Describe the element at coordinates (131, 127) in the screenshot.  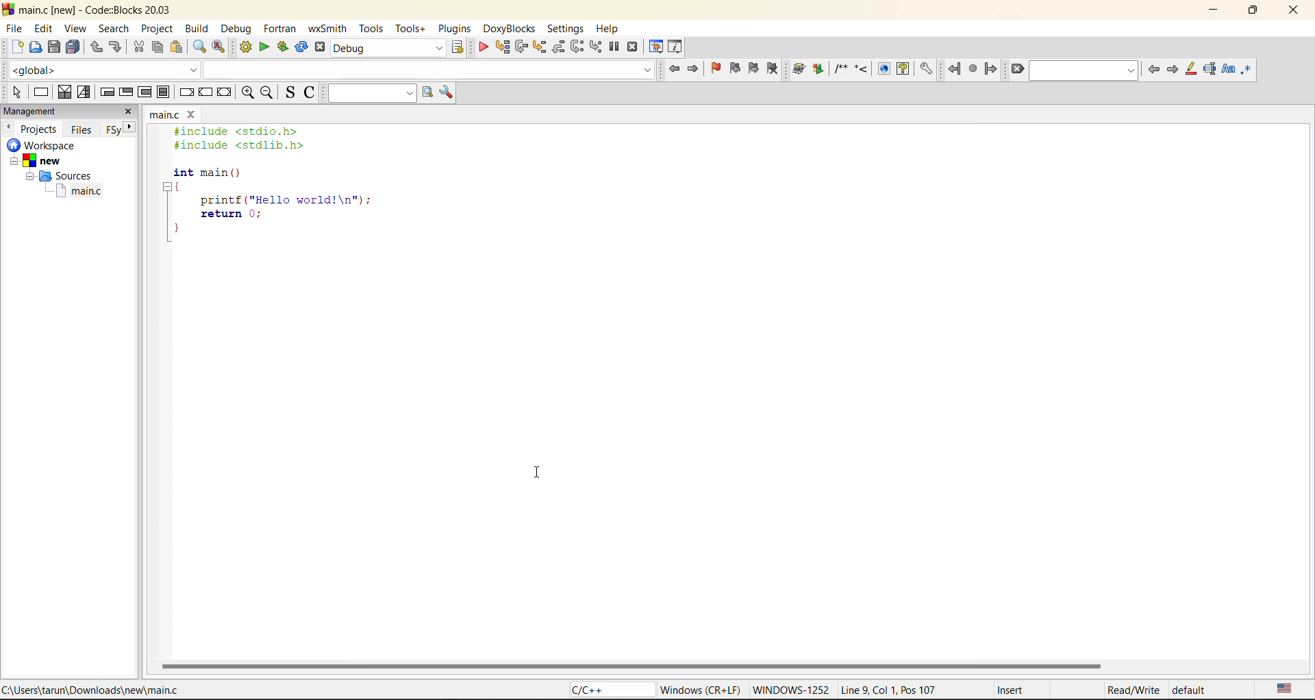
I see `next` at that location.